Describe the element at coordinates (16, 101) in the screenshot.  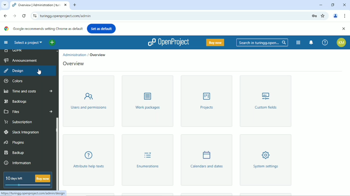
I see `Backlogs` at that location.